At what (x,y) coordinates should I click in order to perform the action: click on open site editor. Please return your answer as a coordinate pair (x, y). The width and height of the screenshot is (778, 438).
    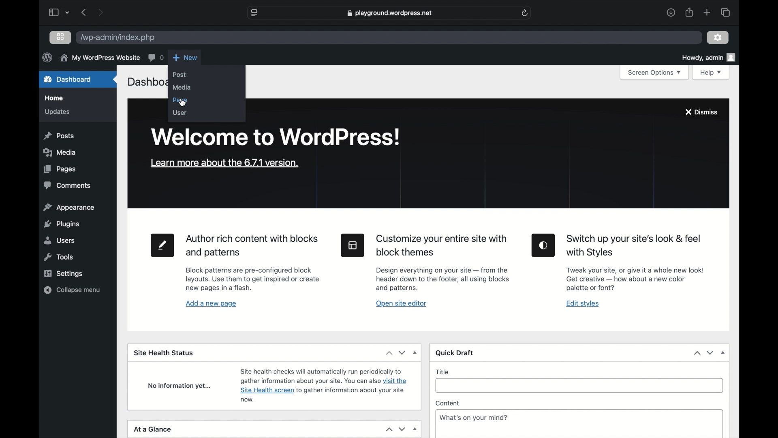
    Looking at the image, I should click on (401, 303).